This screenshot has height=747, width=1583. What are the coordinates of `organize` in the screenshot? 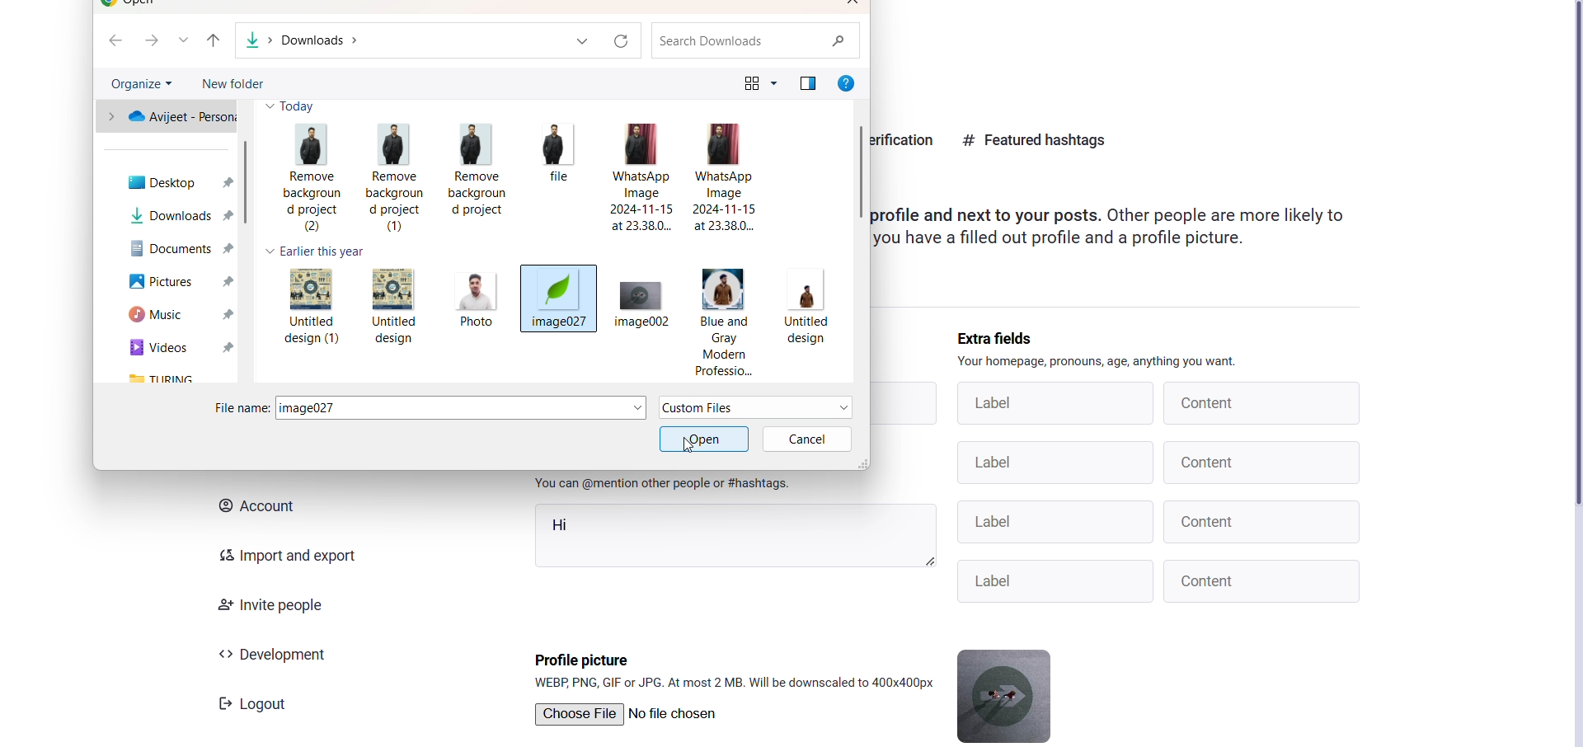 It's located at (143, 82).